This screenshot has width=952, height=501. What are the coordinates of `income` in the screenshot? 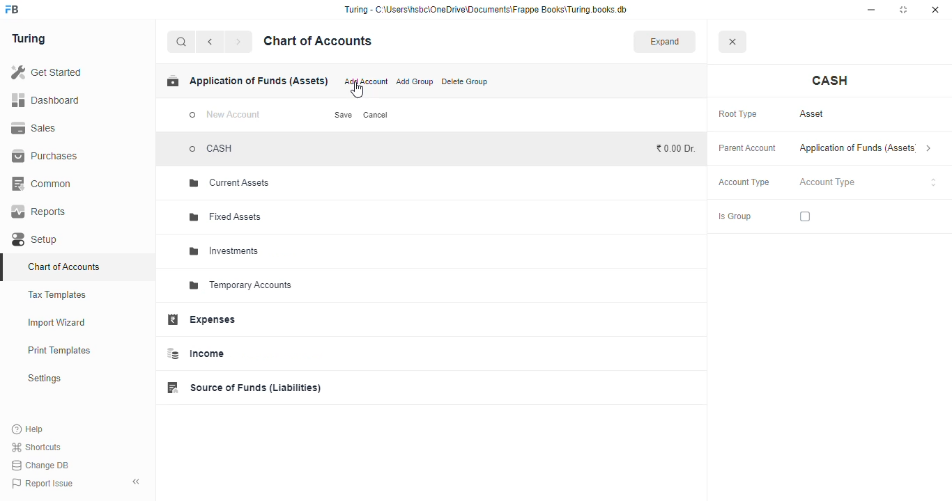 It's located at (194, 353).